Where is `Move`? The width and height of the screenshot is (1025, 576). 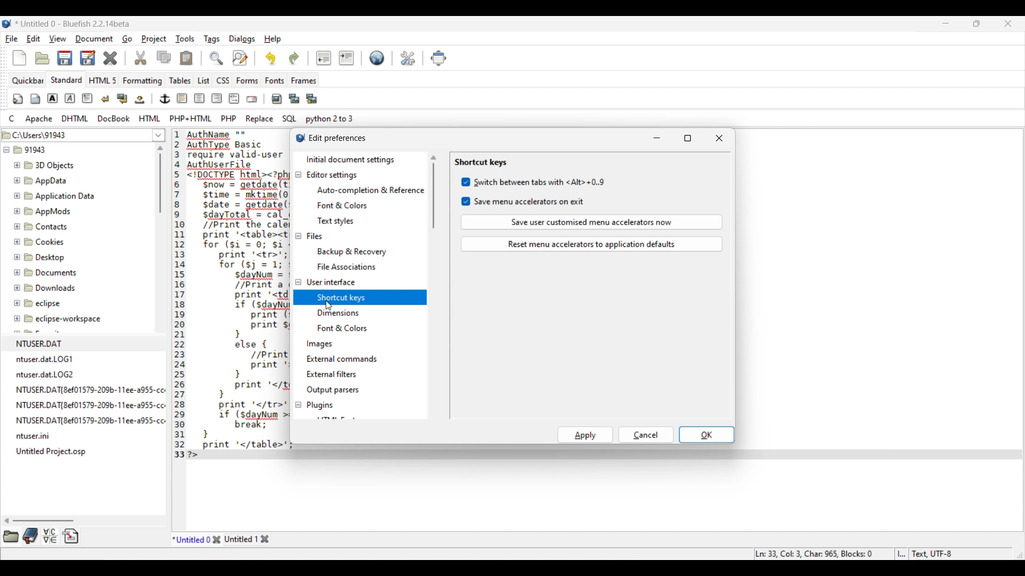
Move is located at coordinates (438, 58).